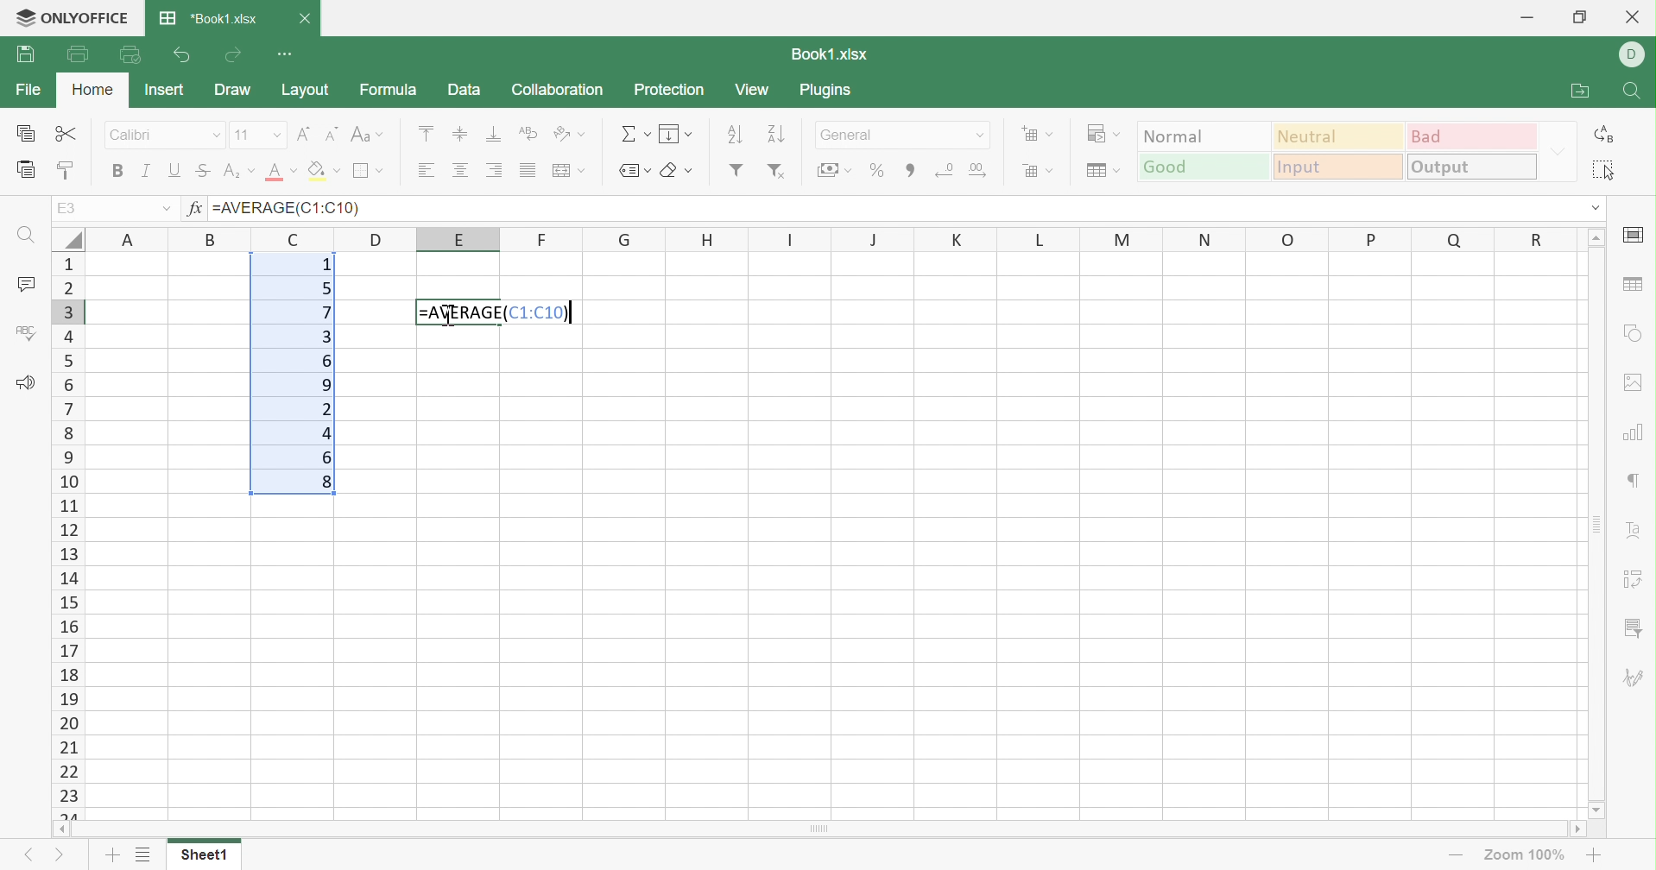 This screenshot has width=1656, height=870. I want to click on Drop Down, so click(1558, 154).